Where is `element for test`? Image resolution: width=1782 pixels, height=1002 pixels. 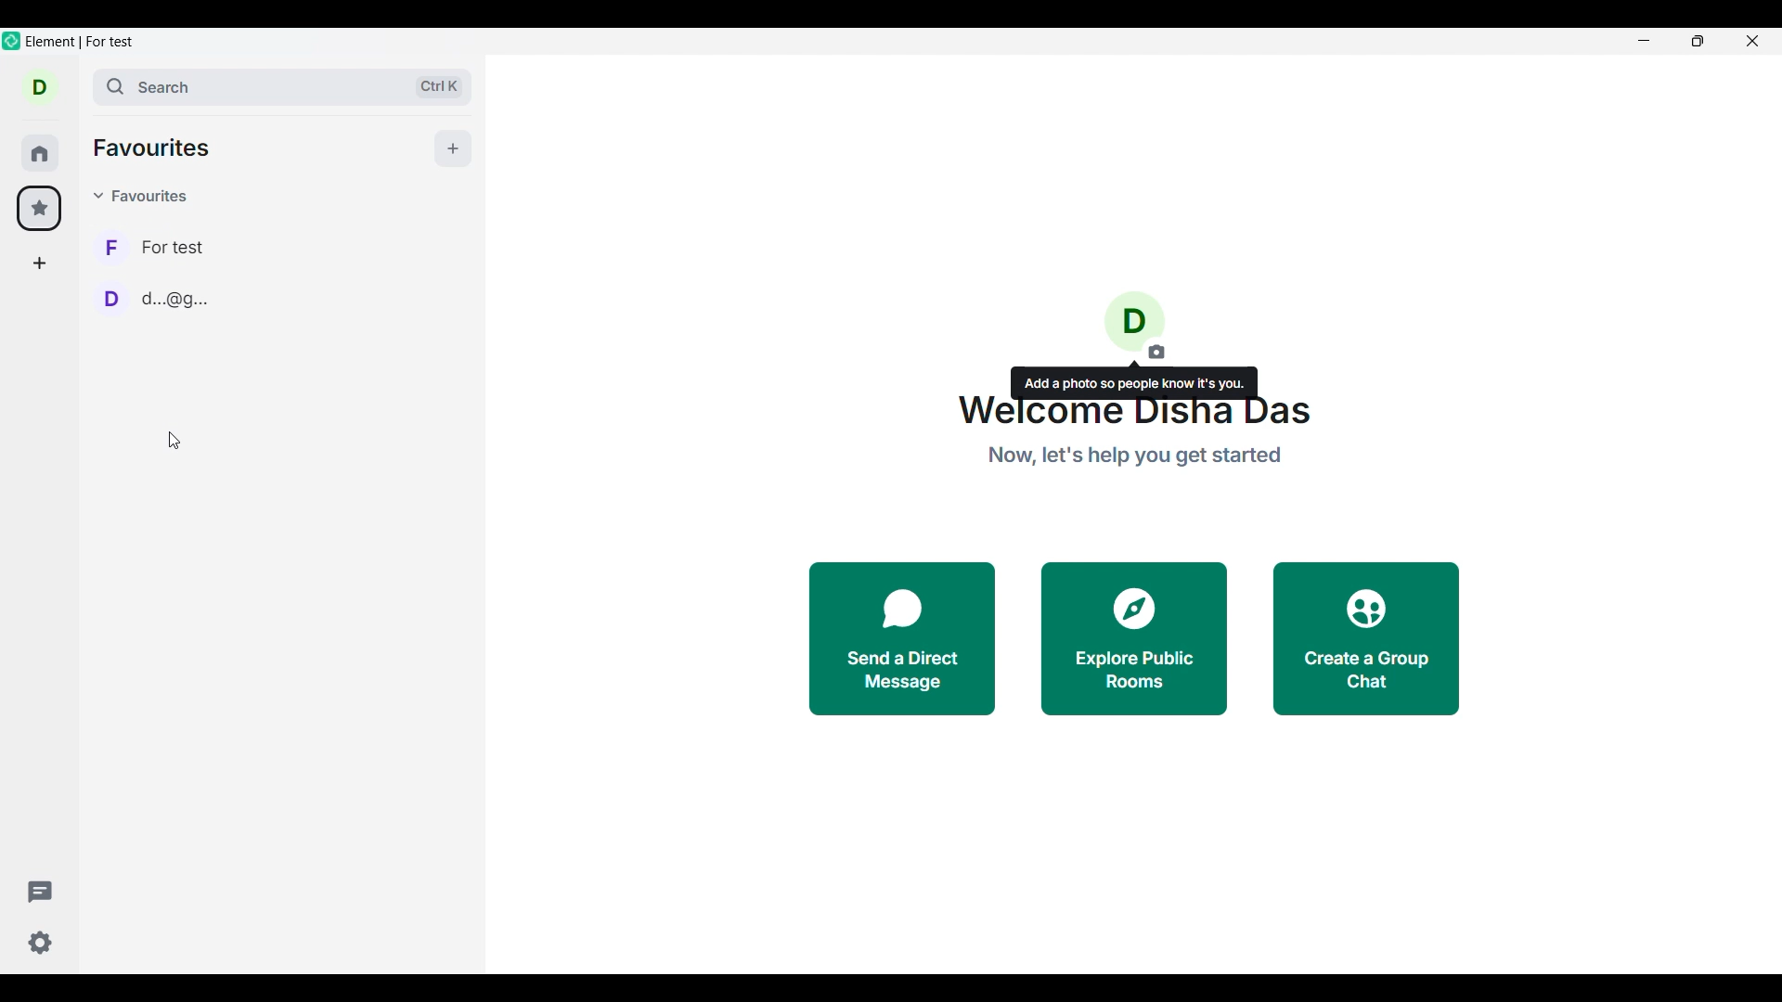 element for test is located at coordinates (82, 42).